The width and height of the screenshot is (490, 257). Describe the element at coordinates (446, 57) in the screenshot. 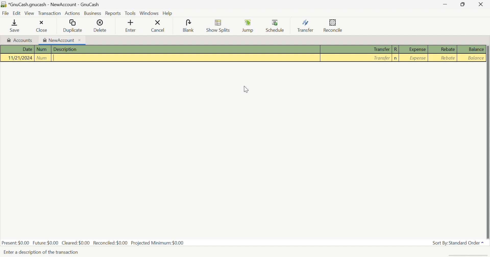

I see `rebate` at that location.